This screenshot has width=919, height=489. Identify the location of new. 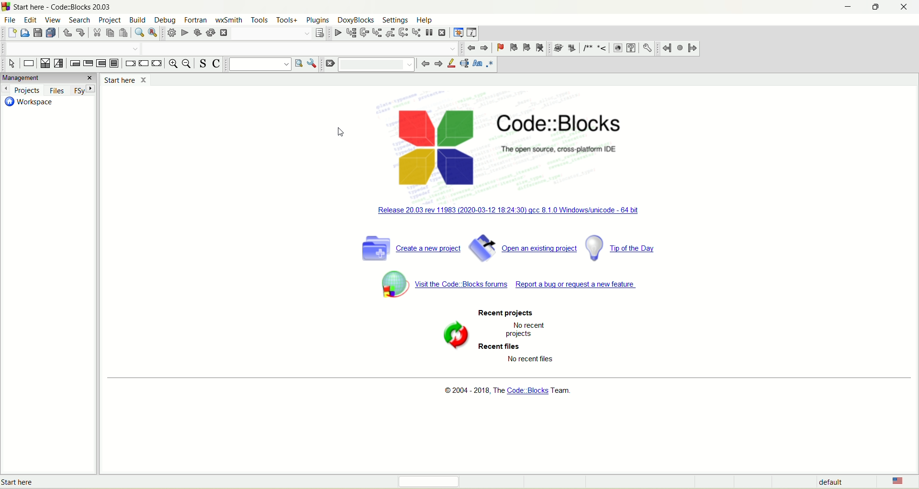
(11, 33).